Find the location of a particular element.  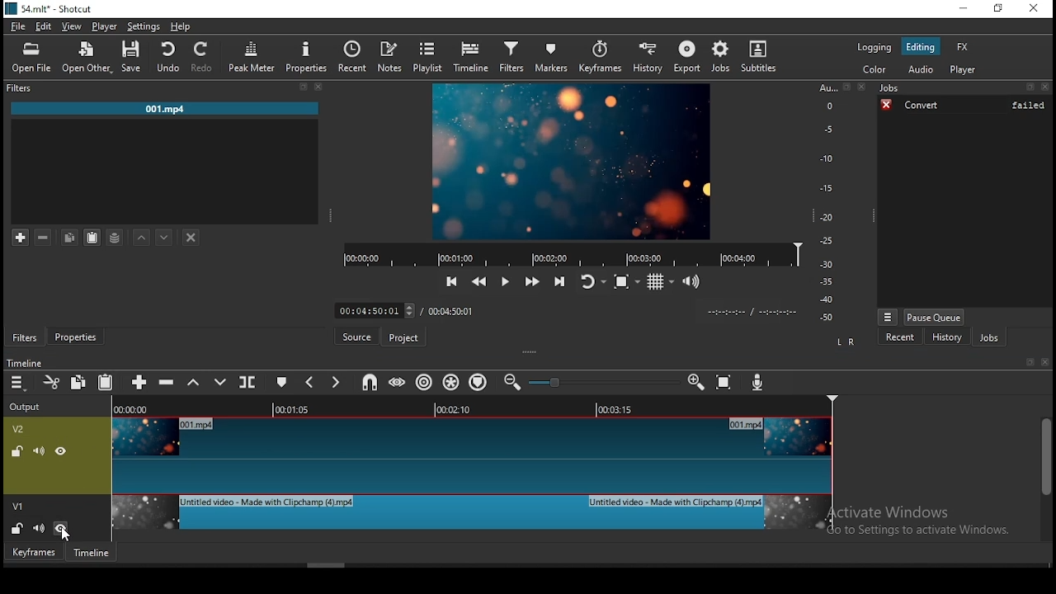

color is located at coordinates (875, 68).